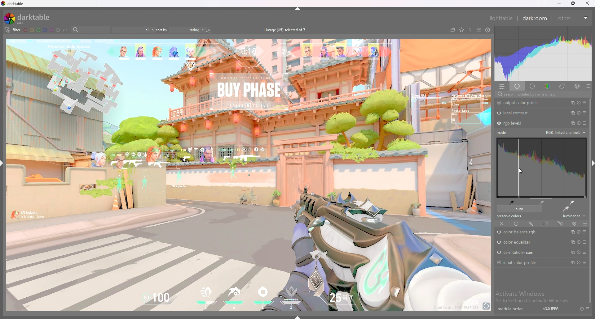 The height and width of the screenshot is (319, 595). Describe the element at coordinates (588, 308) in the screenshot. I see `presets` at that location.